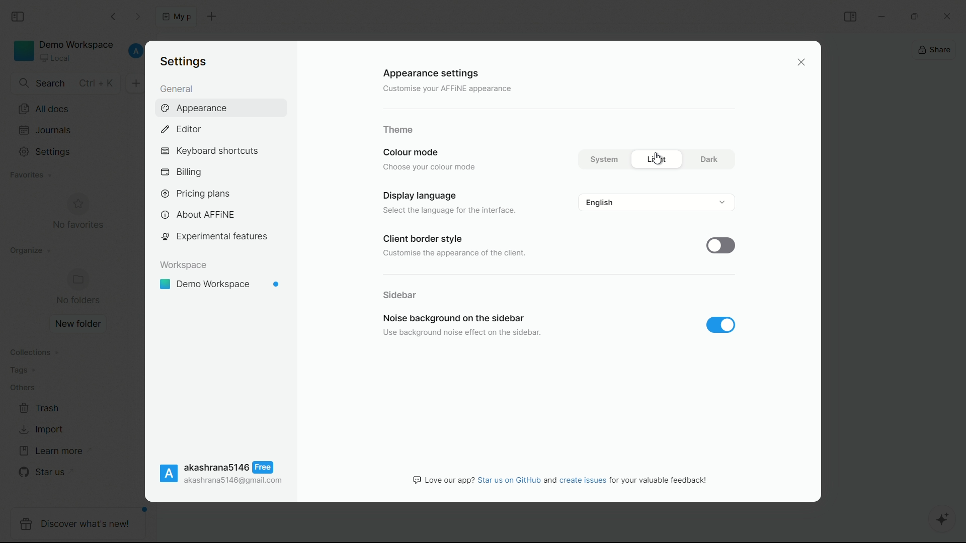  What do you see at coordinates (262, 468) in the screenshot?
I see `Free` at bounding box center [262, 468].